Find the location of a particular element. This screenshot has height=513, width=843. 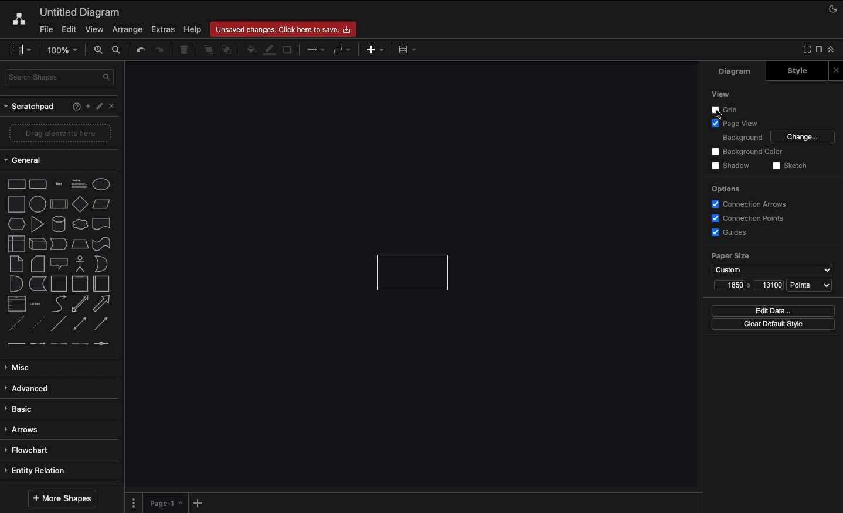

Shadow is located at coordinates (290, 50).